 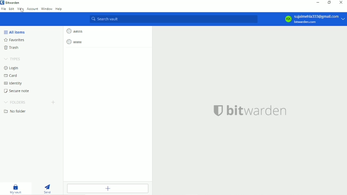 I want to click on View, so click(x=20, y=8).